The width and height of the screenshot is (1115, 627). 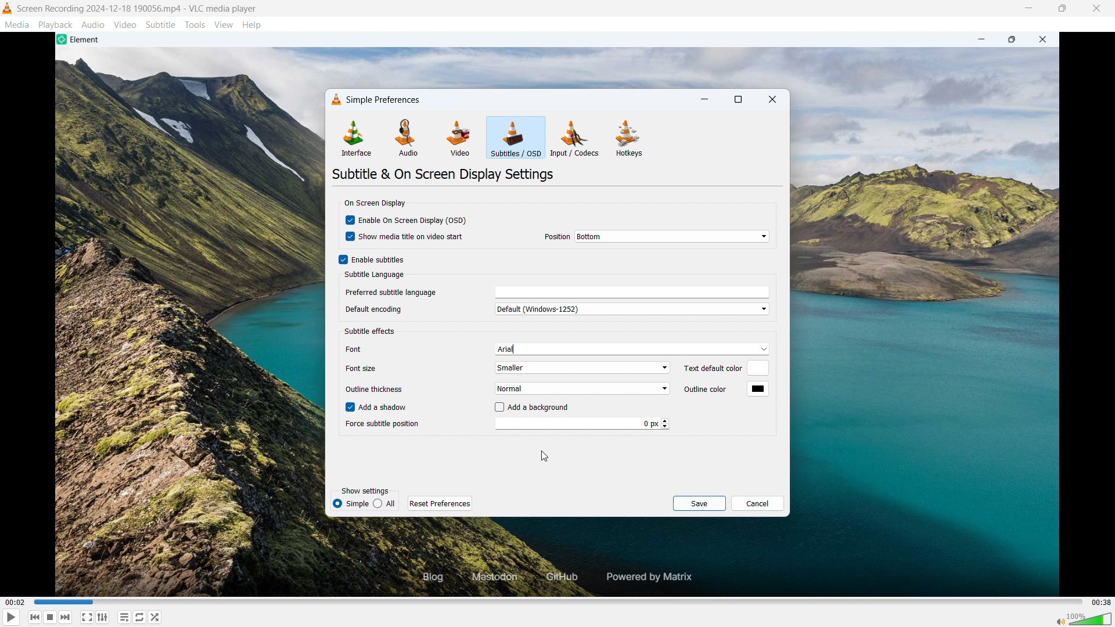 I want to click on minimize, so click(x=705, y=100).